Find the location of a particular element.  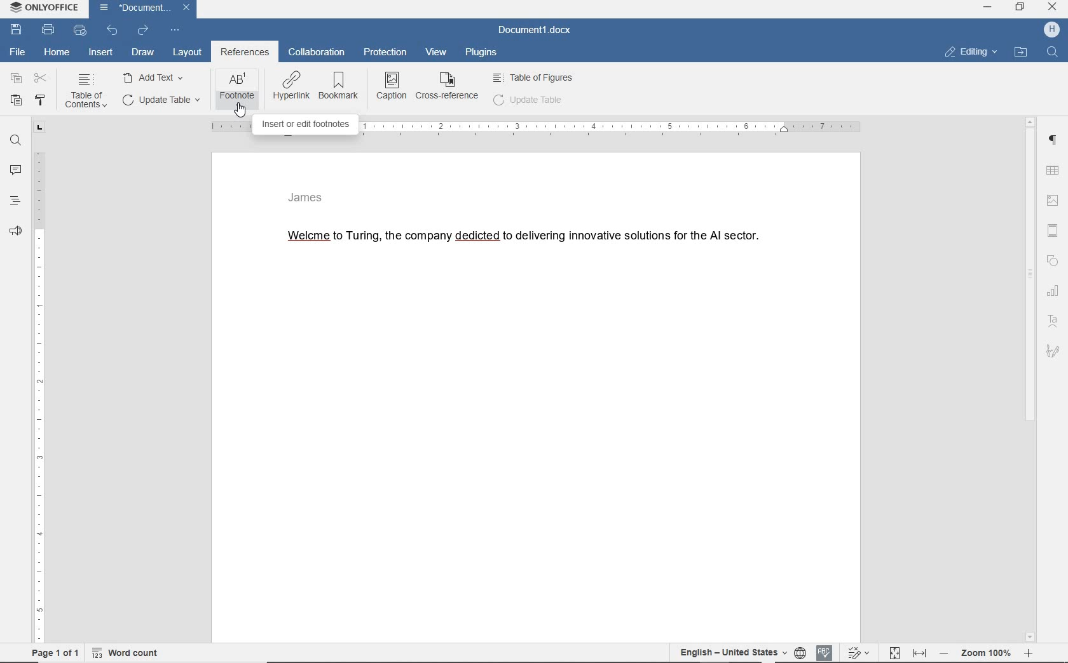

TABLE is located at coordinates (1055, 171).